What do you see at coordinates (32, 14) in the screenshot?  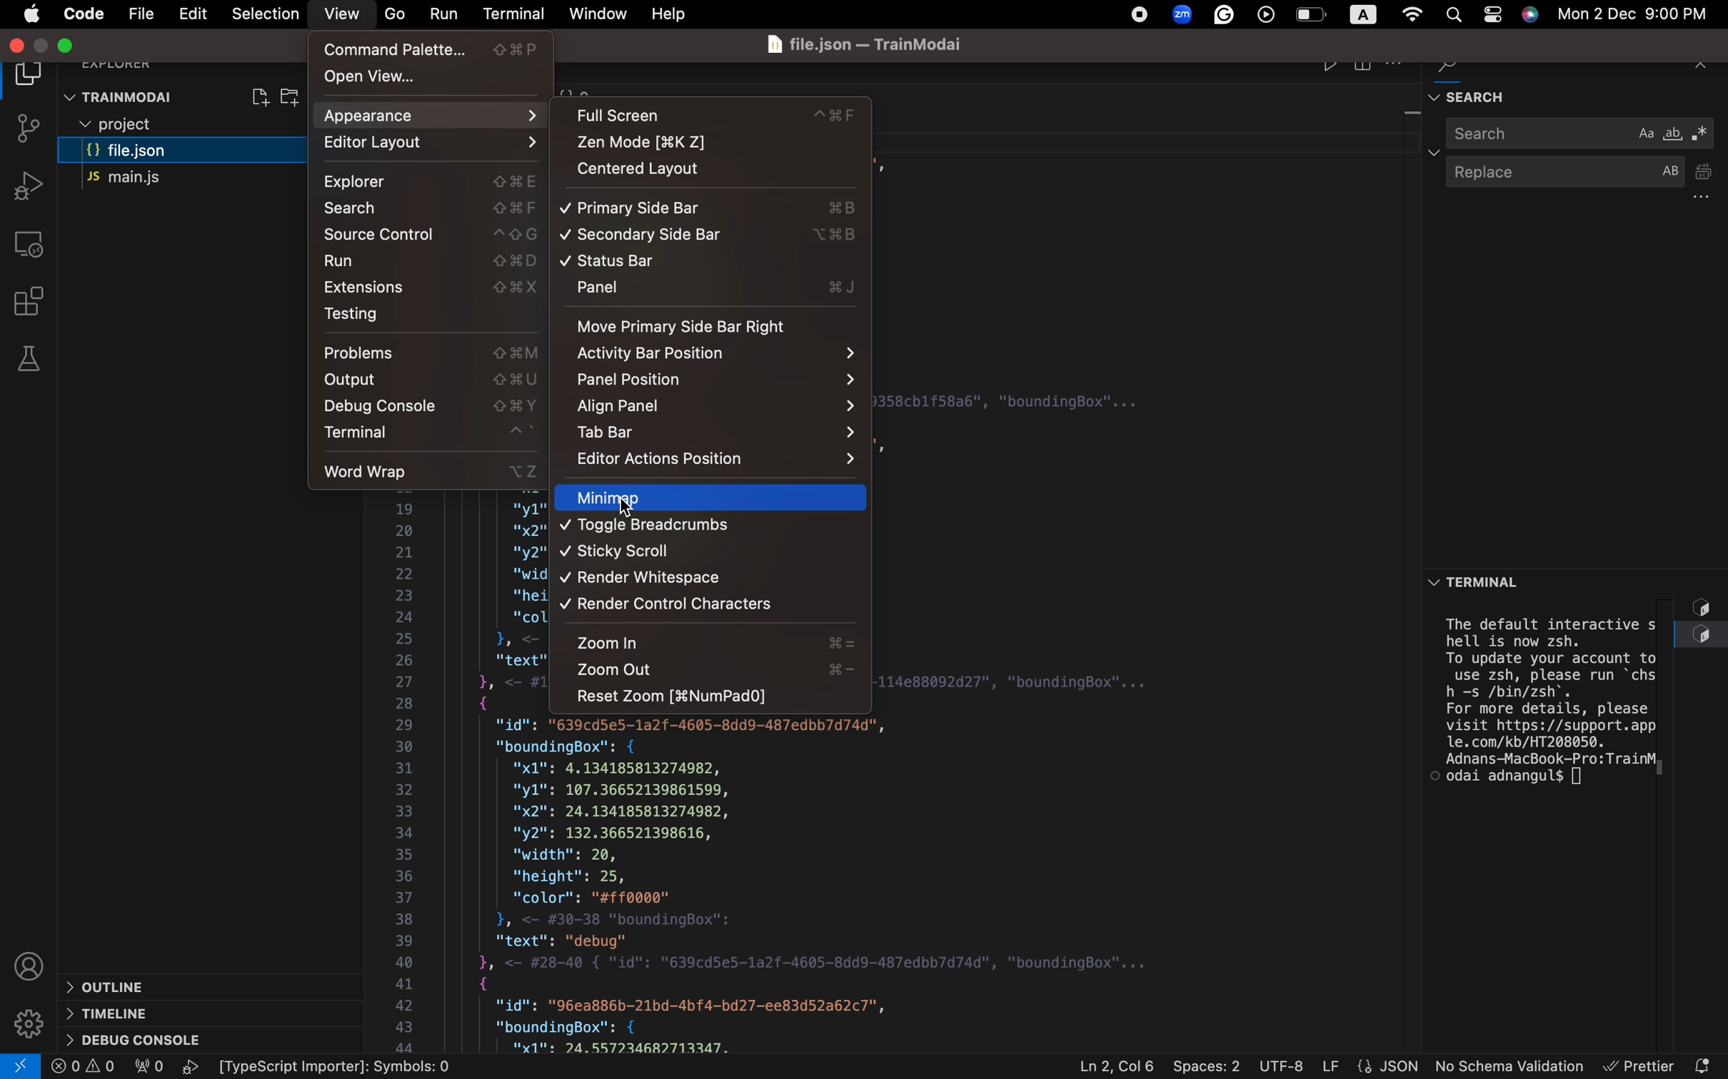 I see `` at bounding box center [32, 14].